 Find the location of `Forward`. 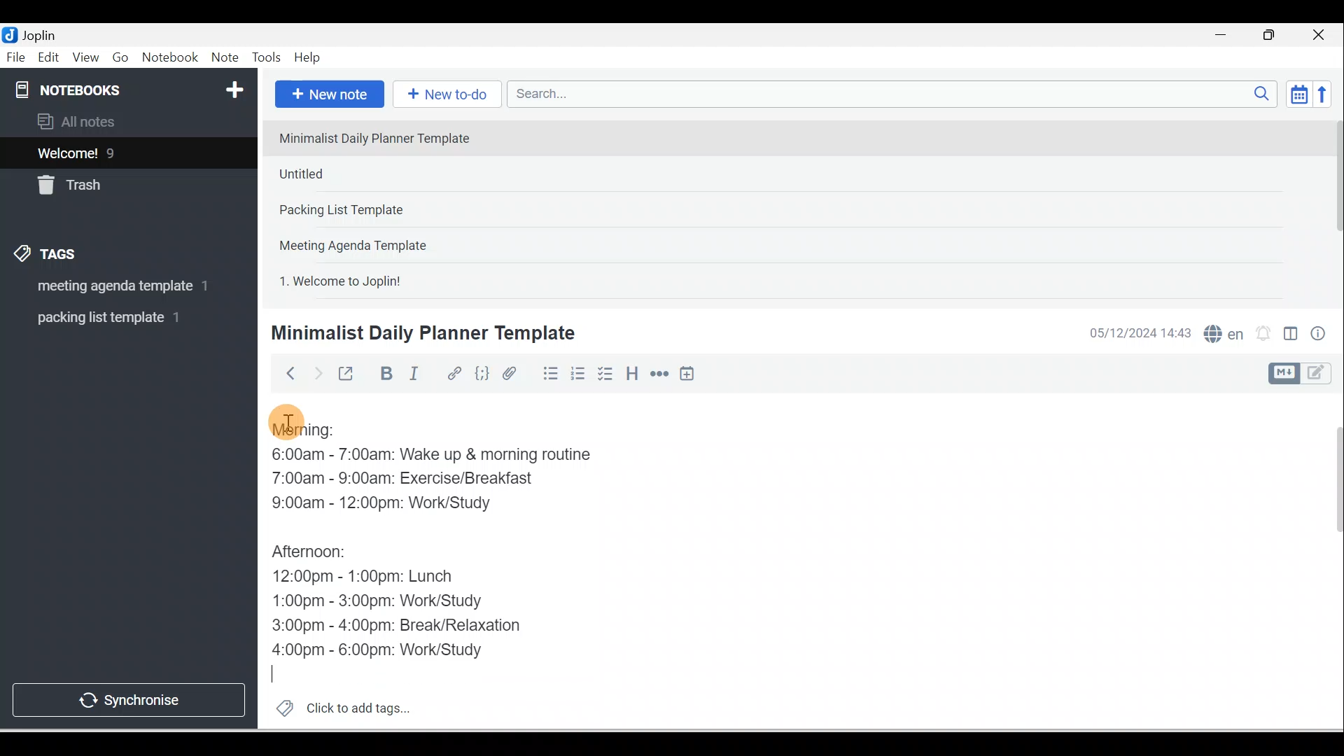

Forward is located at coordinates (316, 372).